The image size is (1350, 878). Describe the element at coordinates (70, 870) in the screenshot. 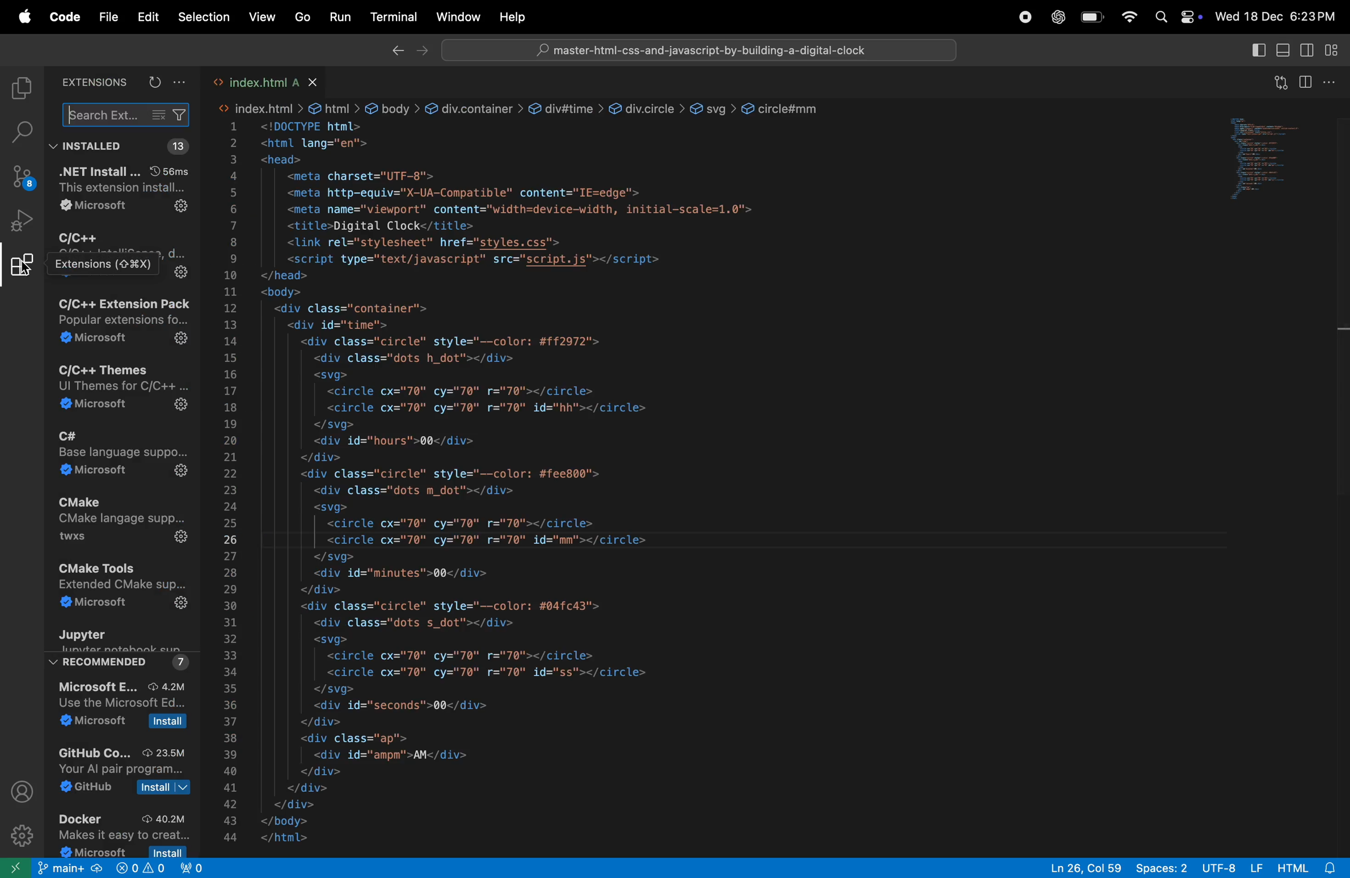

I see `main git` at that location.